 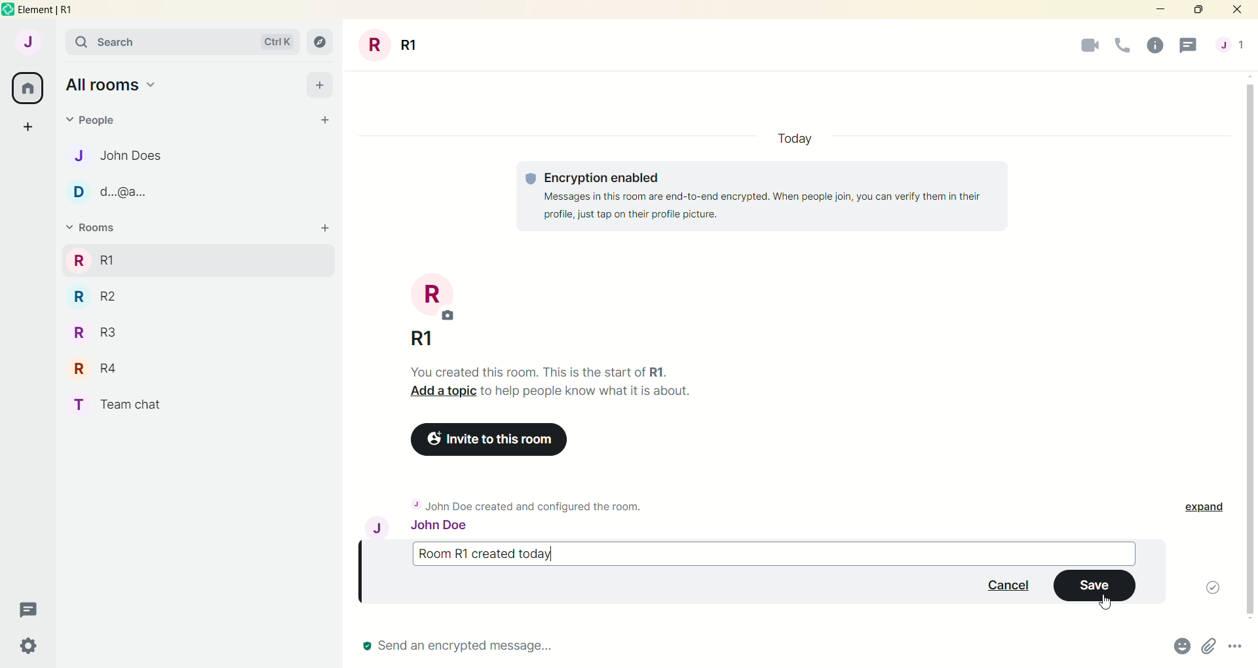 What do you see at coordinates (1240, 10) in the screenshot?
I see `close` at bounding box center [1240, 10].